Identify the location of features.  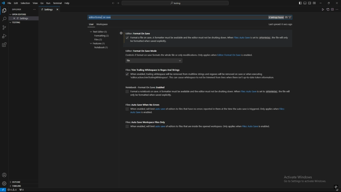
(99, 44).